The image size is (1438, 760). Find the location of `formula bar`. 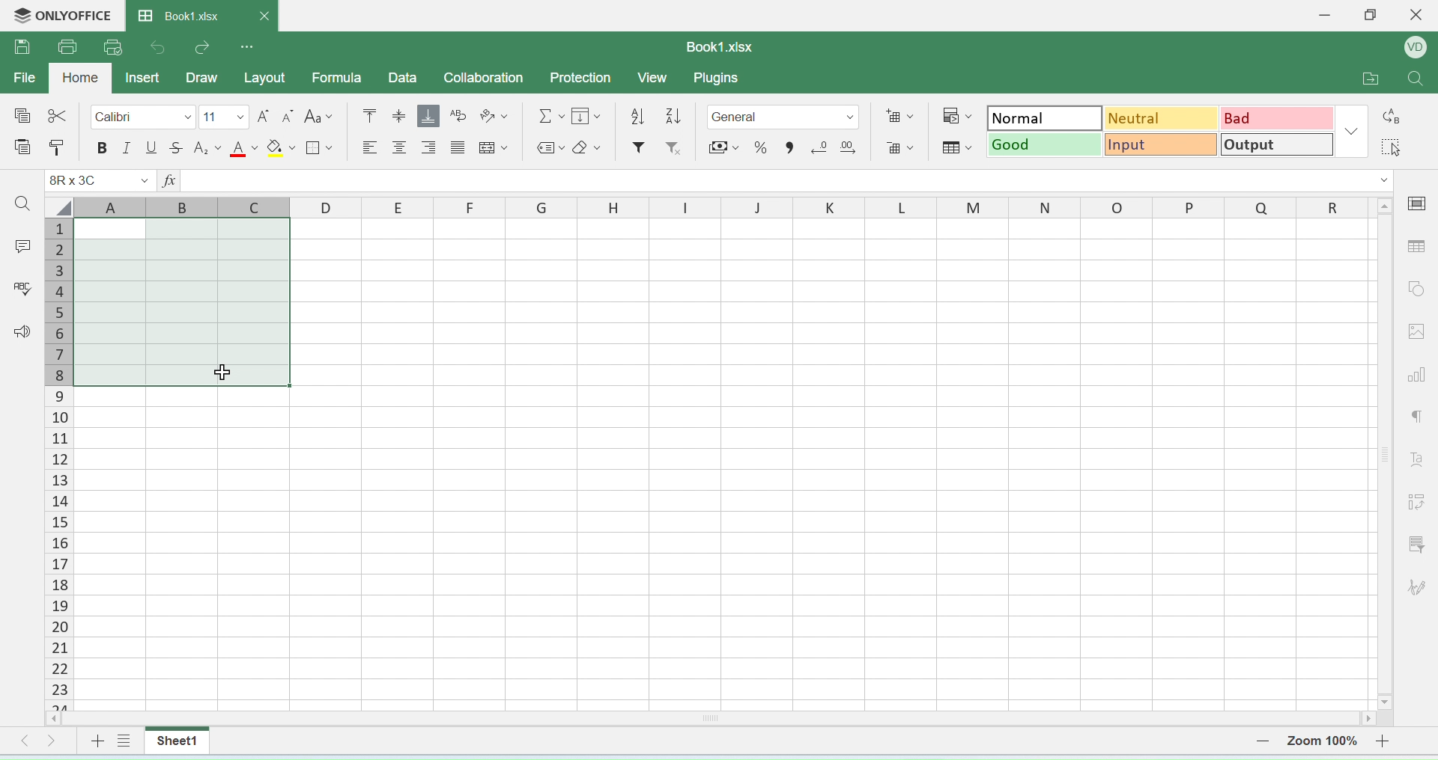

formula bar is located at coordinates (777, 180).